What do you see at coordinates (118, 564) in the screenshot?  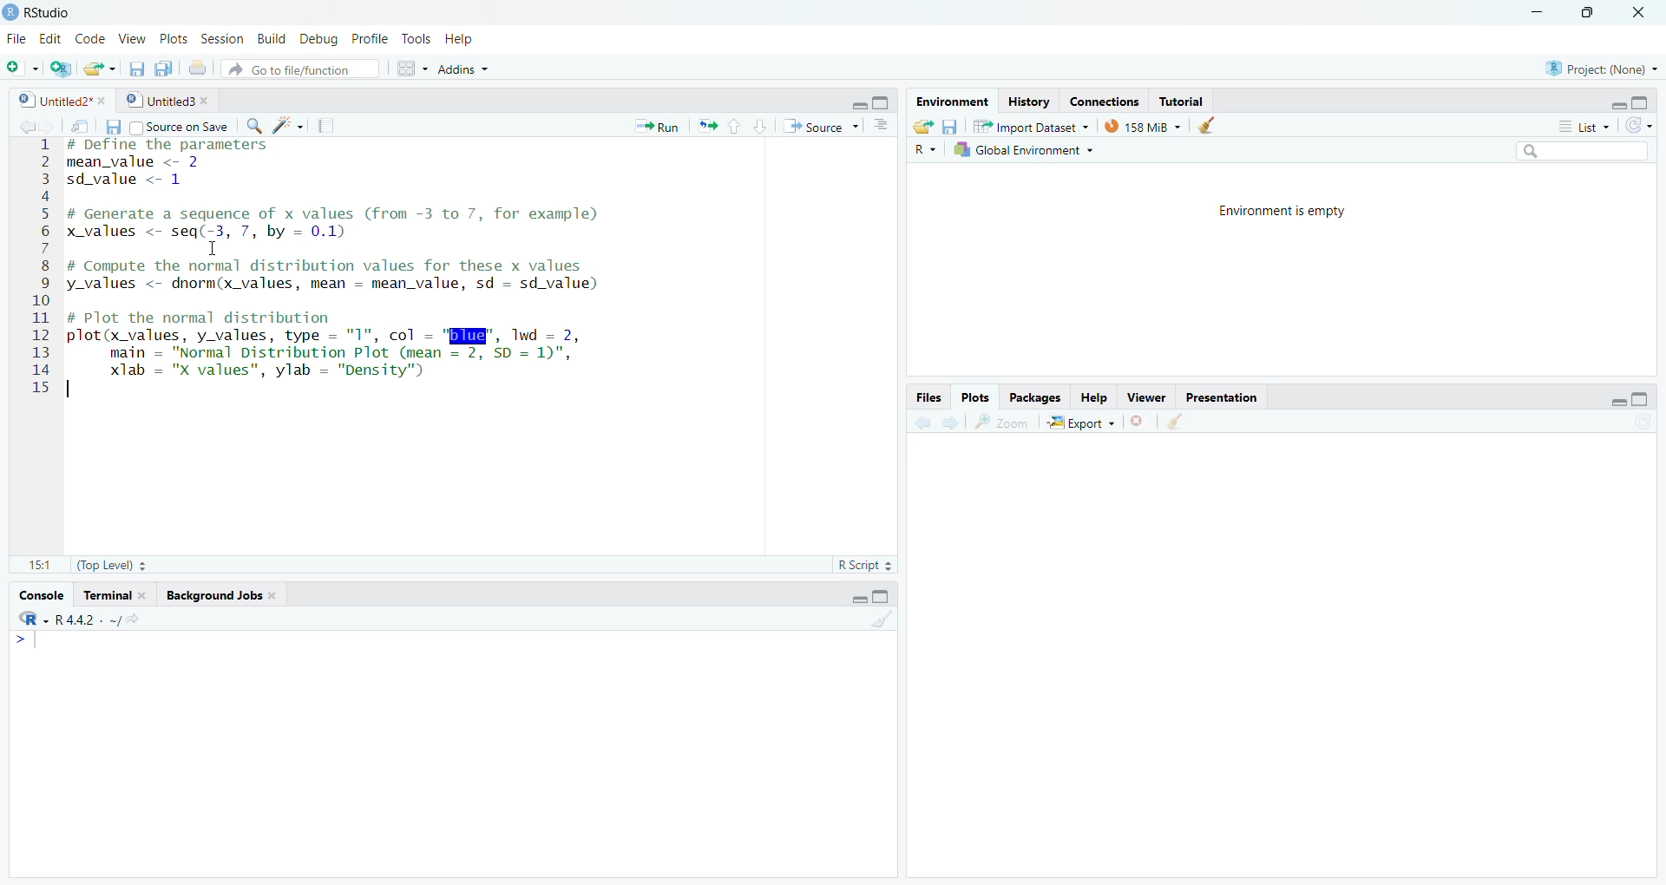 I see `(Top Level) ` at bounding box center [118, 564].